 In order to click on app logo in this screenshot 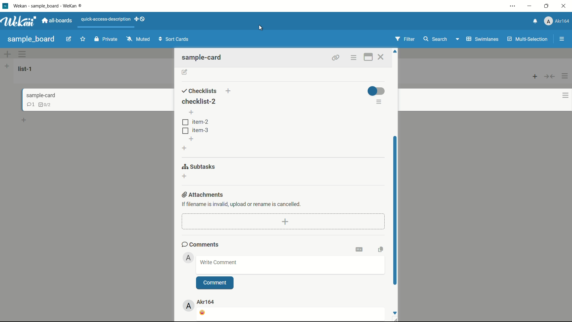, I will do `click(21, 21)`.